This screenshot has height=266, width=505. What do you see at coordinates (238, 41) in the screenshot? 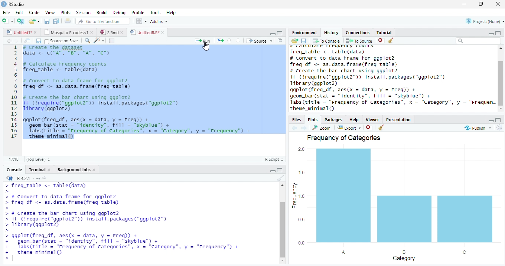
I see `Go to the next section` at bounding box center [238, 41].